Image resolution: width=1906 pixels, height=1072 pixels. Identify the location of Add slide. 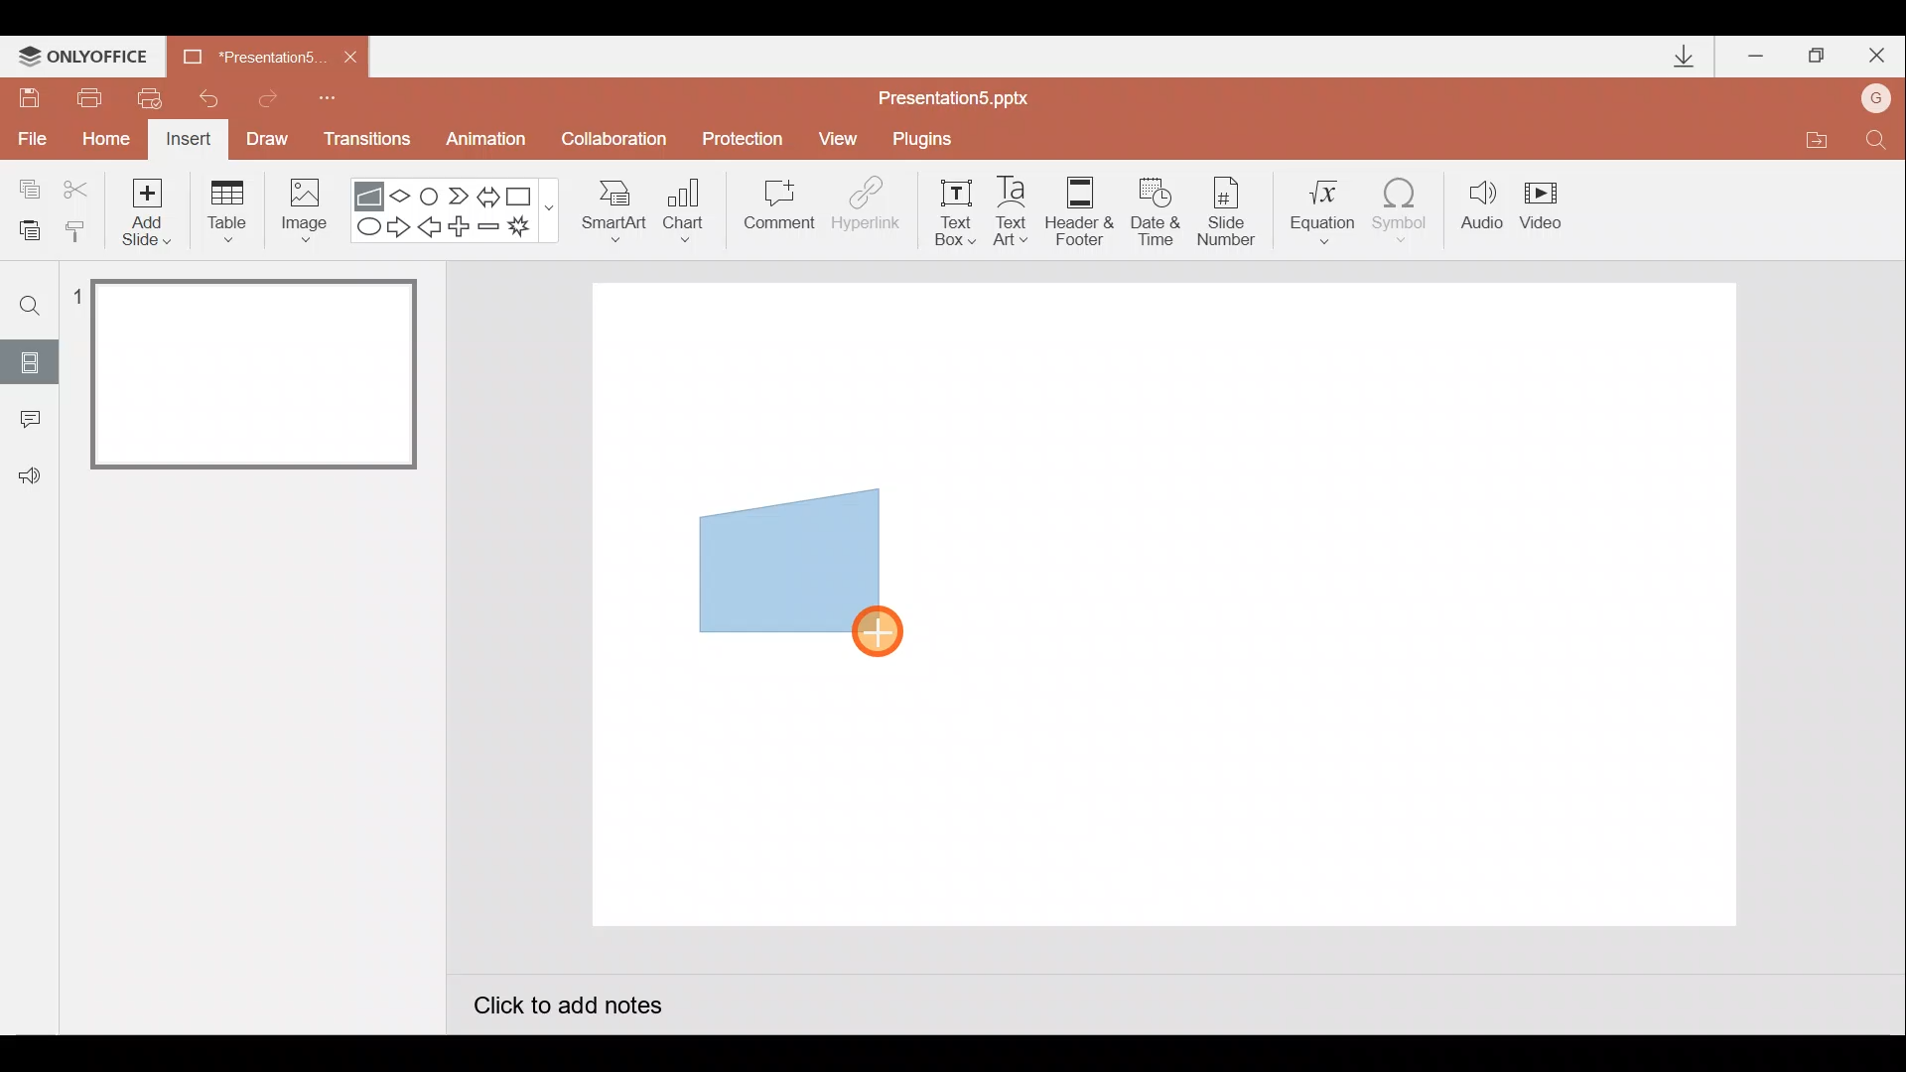
(151, 207).